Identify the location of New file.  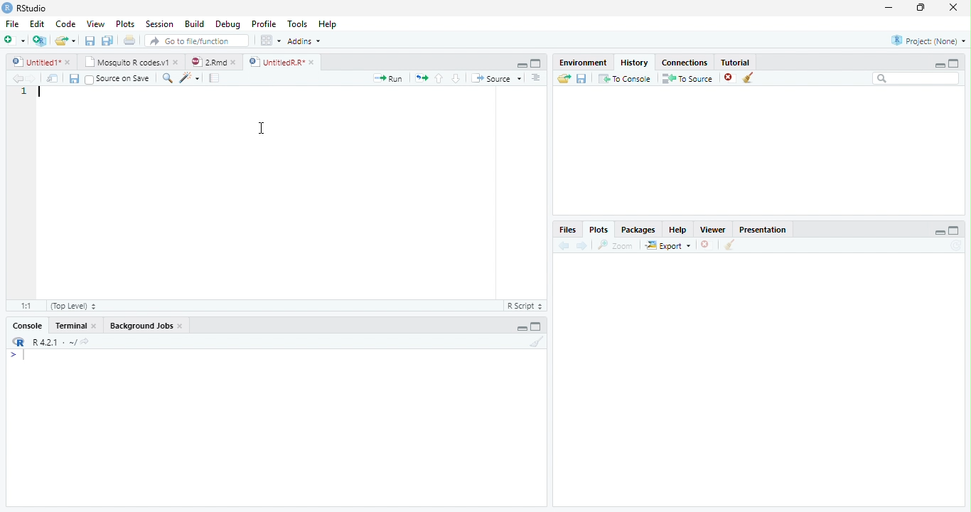
(14, 41).